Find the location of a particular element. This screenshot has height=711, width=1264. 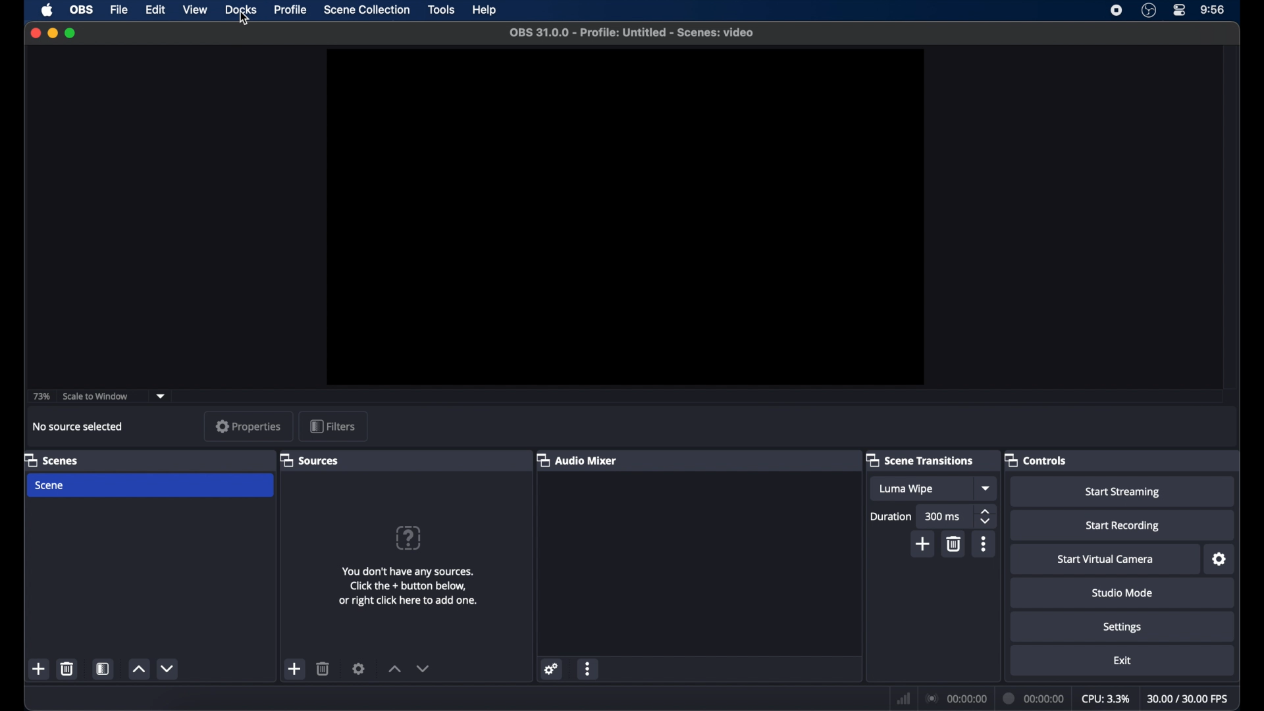

more options is located at coordinates (588, 668).